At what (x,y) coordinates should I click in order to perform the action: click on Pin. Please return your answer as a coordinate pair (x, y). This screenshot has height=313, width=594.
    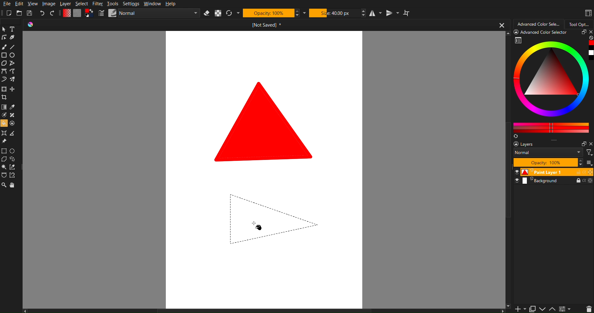
    Looking at the image, I should click on (4, 142).